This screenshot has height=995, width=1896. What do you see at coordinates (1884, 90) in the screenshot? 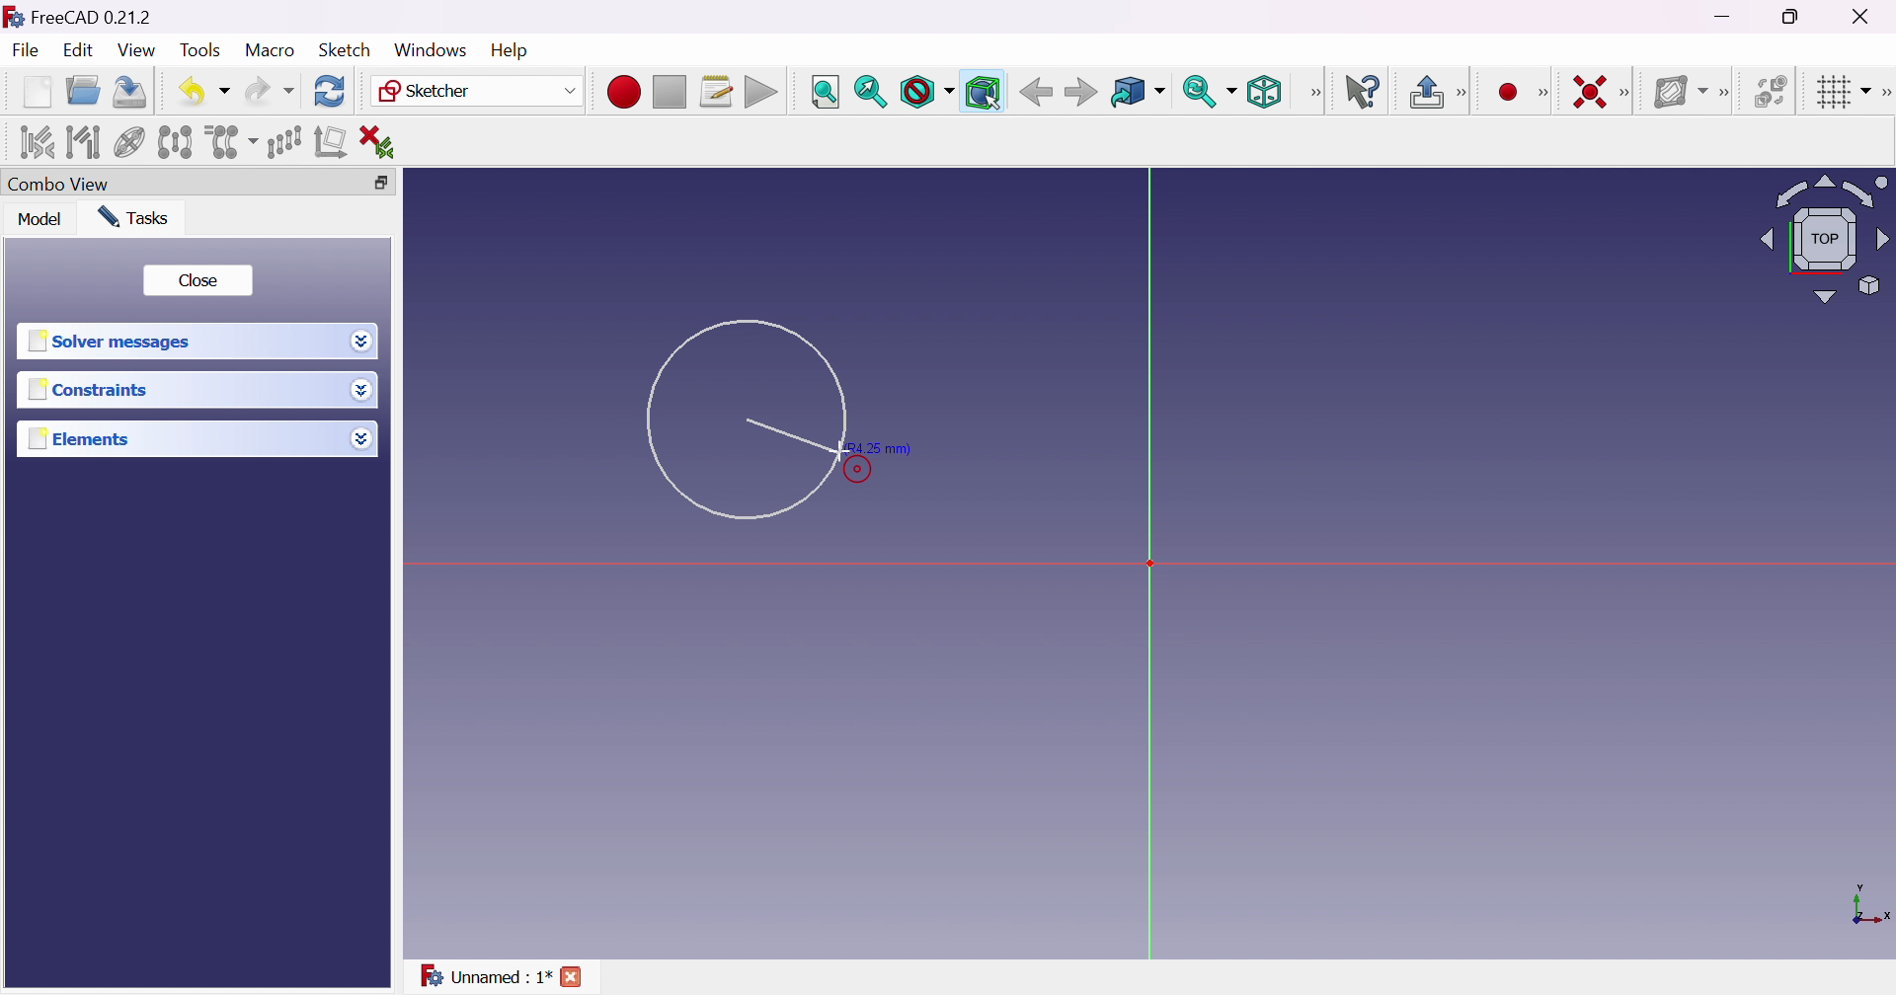
I see `[Sketcher edit tools]` at bounding box center [1884, 90].